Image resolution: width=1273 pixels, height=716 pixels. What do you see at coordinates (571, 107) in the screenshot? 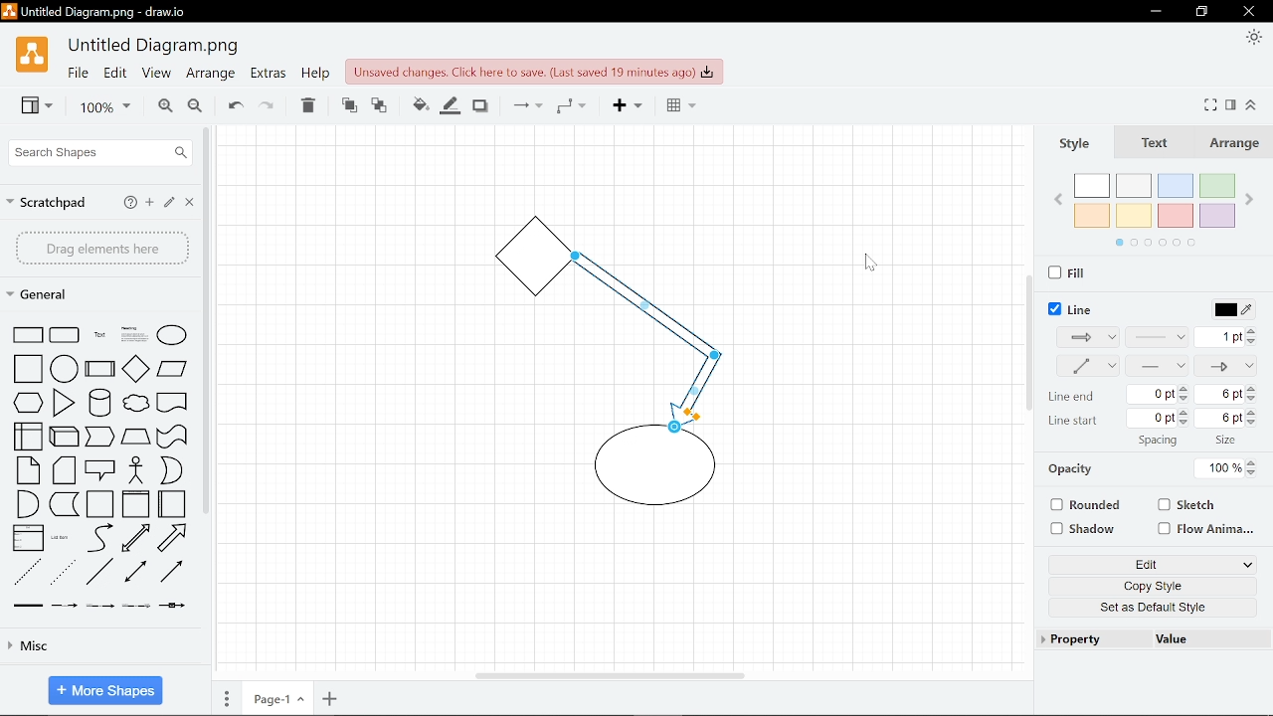
I see `Waypoints` at bounding box center [571, 107].